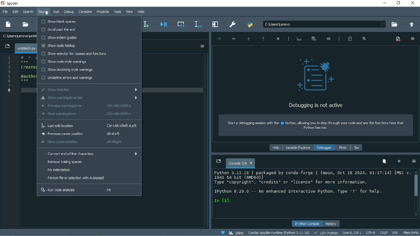 The width and height of the screenshot is (420, 236). Describe the element at coordinates (310, 187) in the screenshot. I see `ipython console pane Text` at that location.